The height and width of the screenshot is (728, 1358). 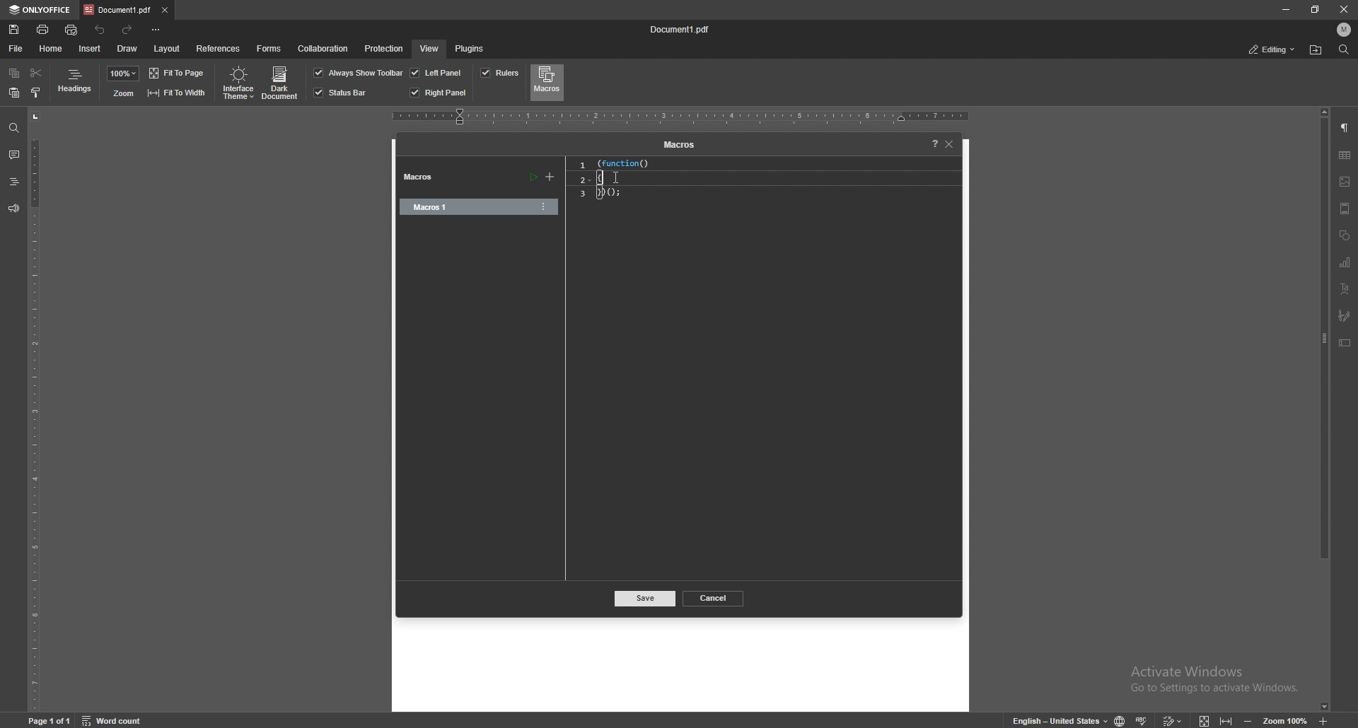 I want to click on change doc language, so click(x=1120, y=720).